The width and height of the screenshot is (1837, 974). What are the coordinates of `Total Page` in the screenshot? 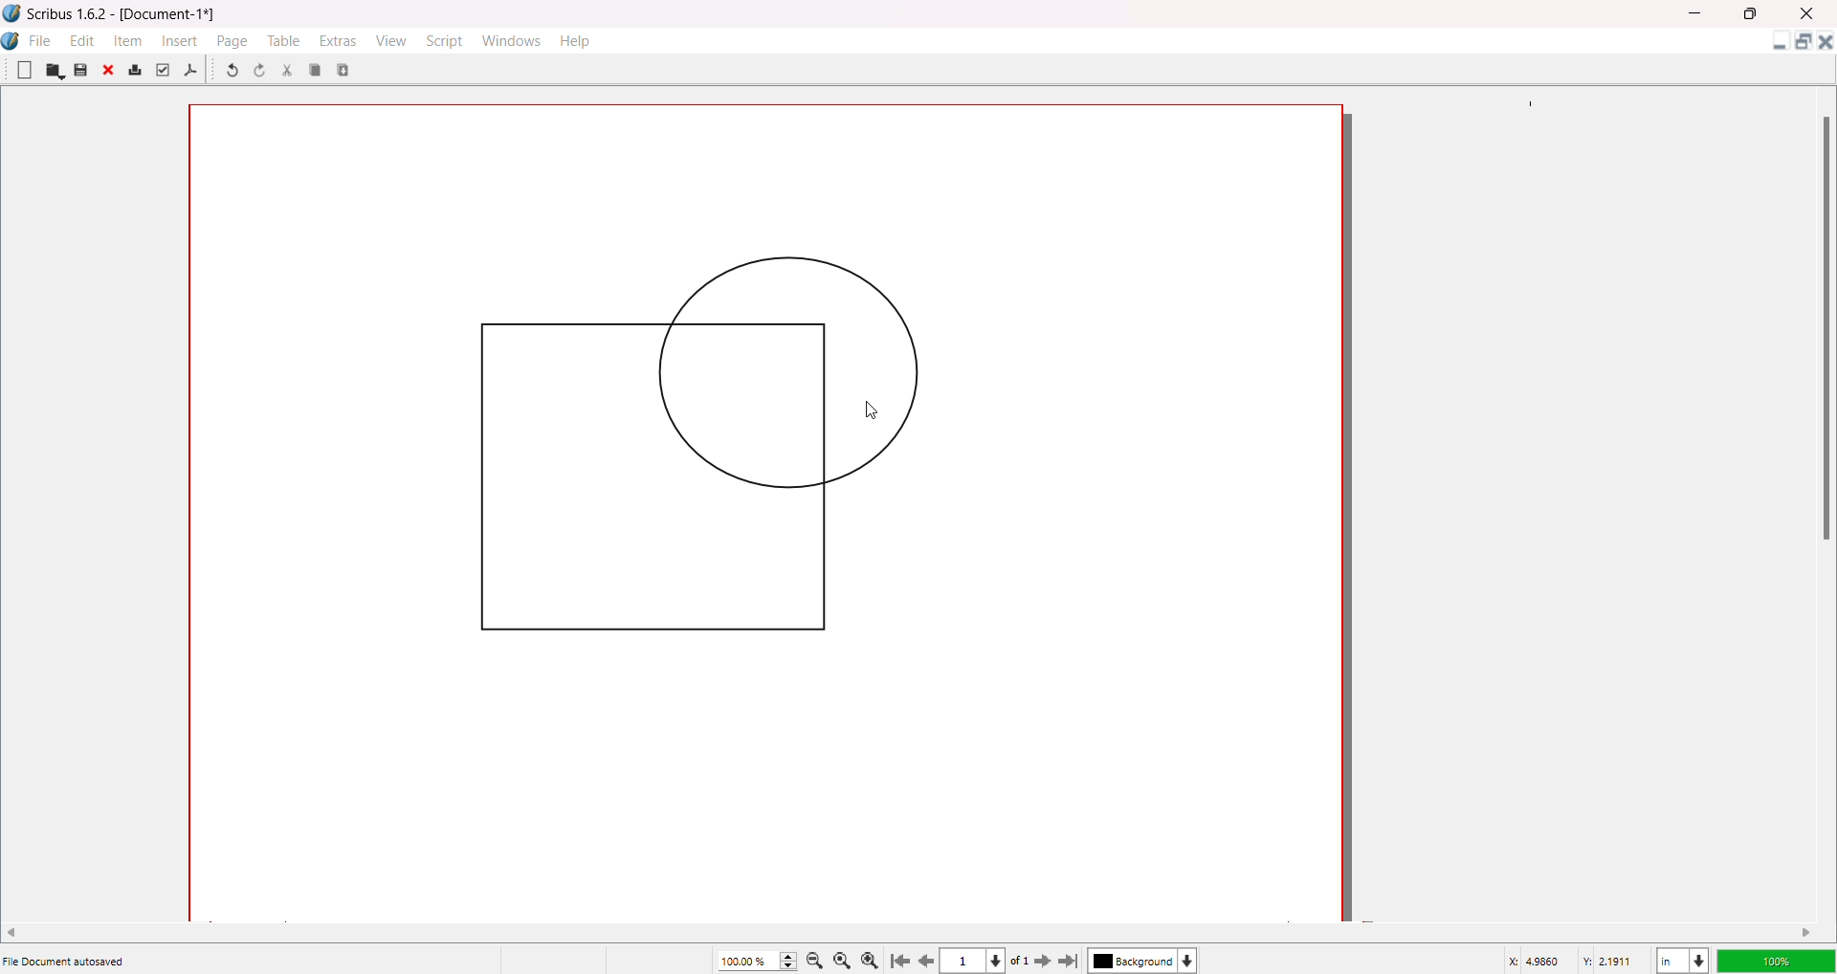 It's located at (1026, 962).